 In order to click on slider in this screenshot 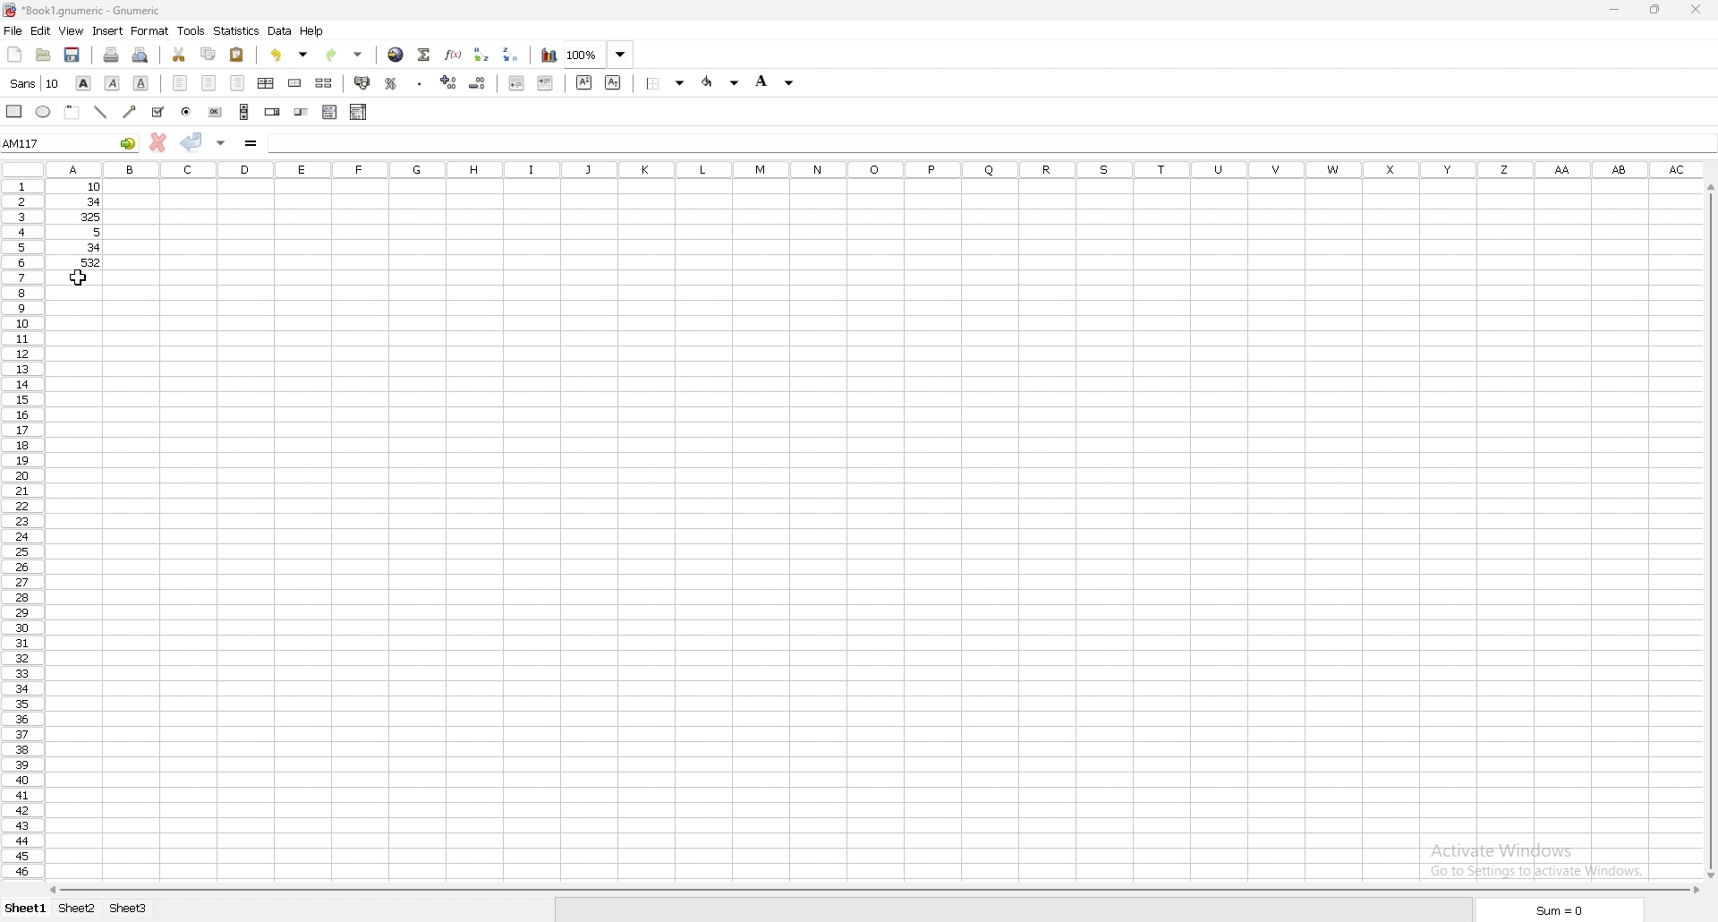, I will do `click(302, 112)`.